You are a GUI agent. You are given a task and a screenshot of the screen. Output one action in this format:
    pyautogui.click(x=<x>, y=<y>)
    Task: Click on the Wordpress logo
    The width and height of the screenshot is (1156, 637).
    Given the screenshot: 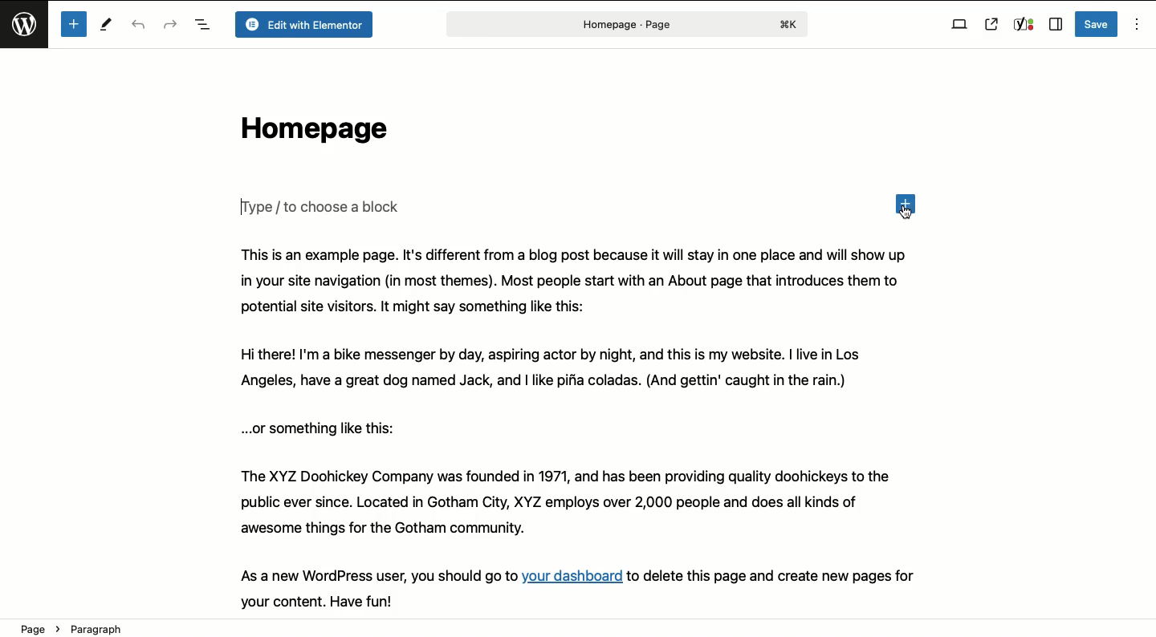 What is the action you would take?
    pyautogui.click(x=26, y=31)
    